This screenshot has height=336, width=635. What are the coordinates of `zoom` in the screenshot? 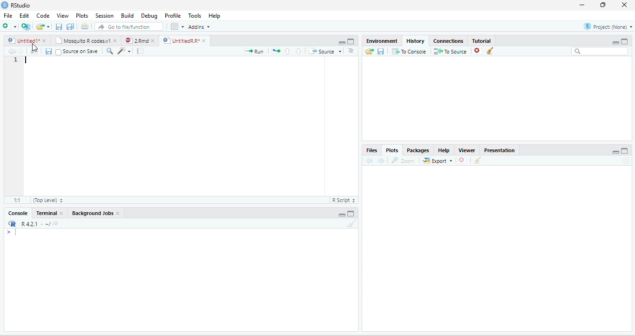 It's located at (403, 160).